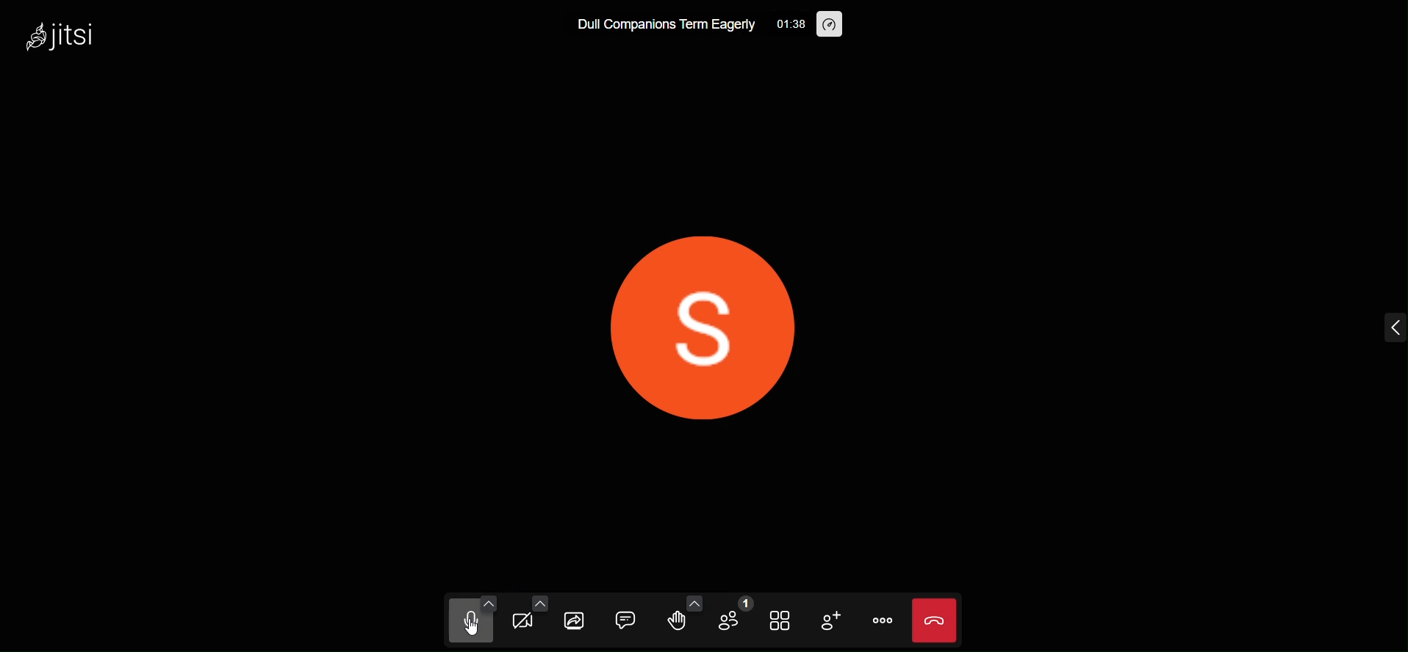 The image size is (1408, 652). I want to click on raise hand, so click(676, 623).